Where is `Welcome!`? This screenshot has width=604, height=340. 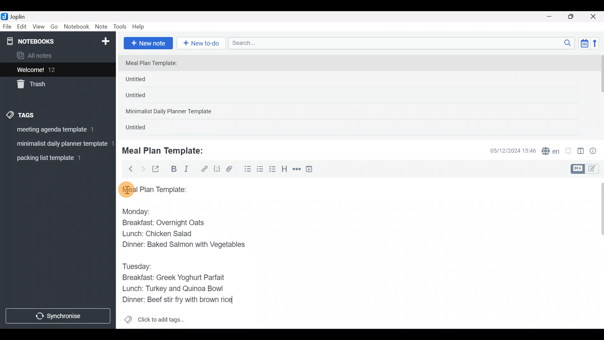 Welcome! is located at coordinates (57, 70).